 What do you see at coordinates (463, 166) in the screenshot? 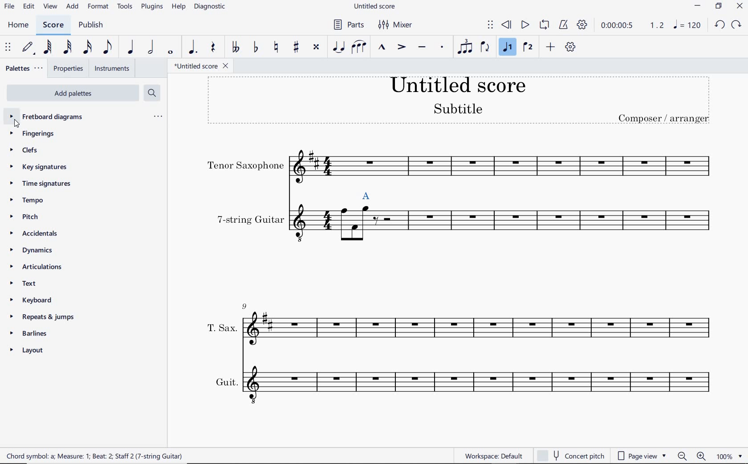
I see `INSTRUMENT: TENOR SAXOPHONE` at bounding box center [463, 166].